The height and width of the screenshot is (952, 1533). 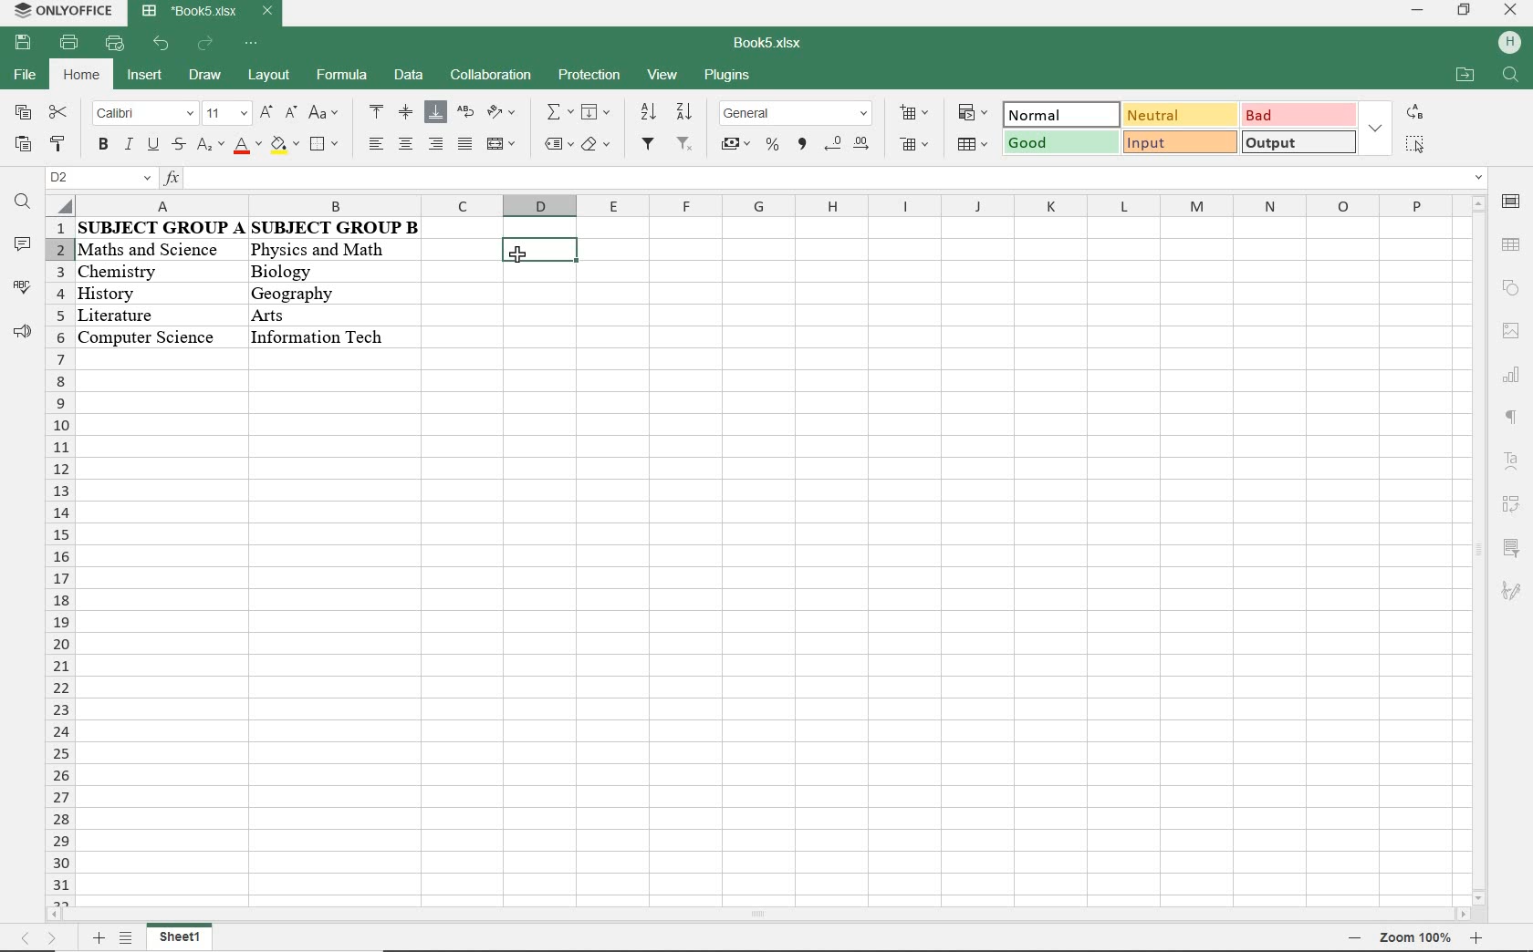 I want to click on previous, so click(x=21, y=940).